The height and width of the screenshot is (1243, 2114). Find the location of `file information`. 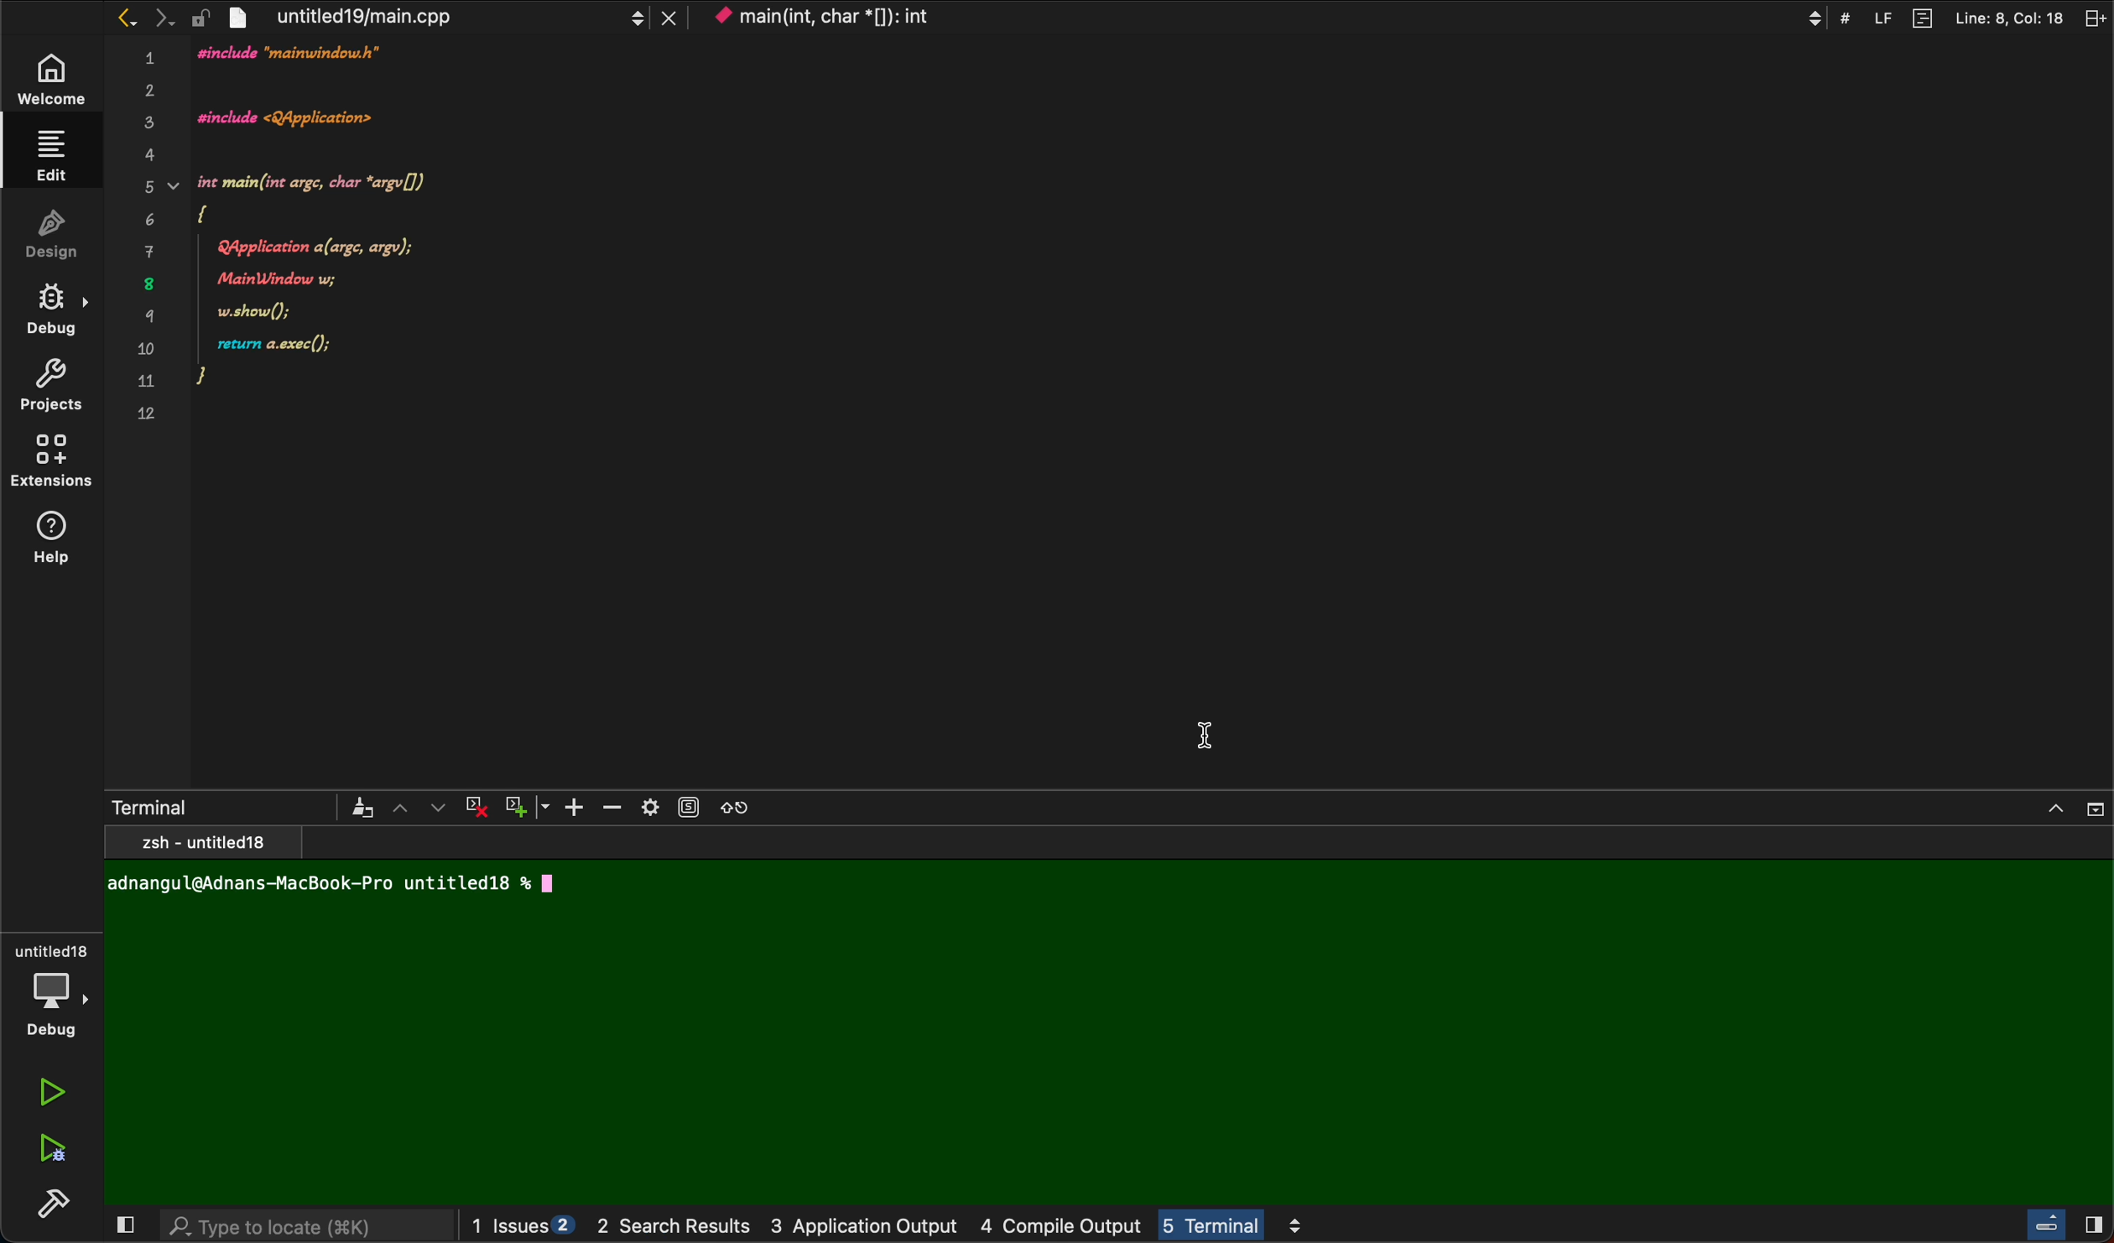

file information is located at coordinates (1948, 18).